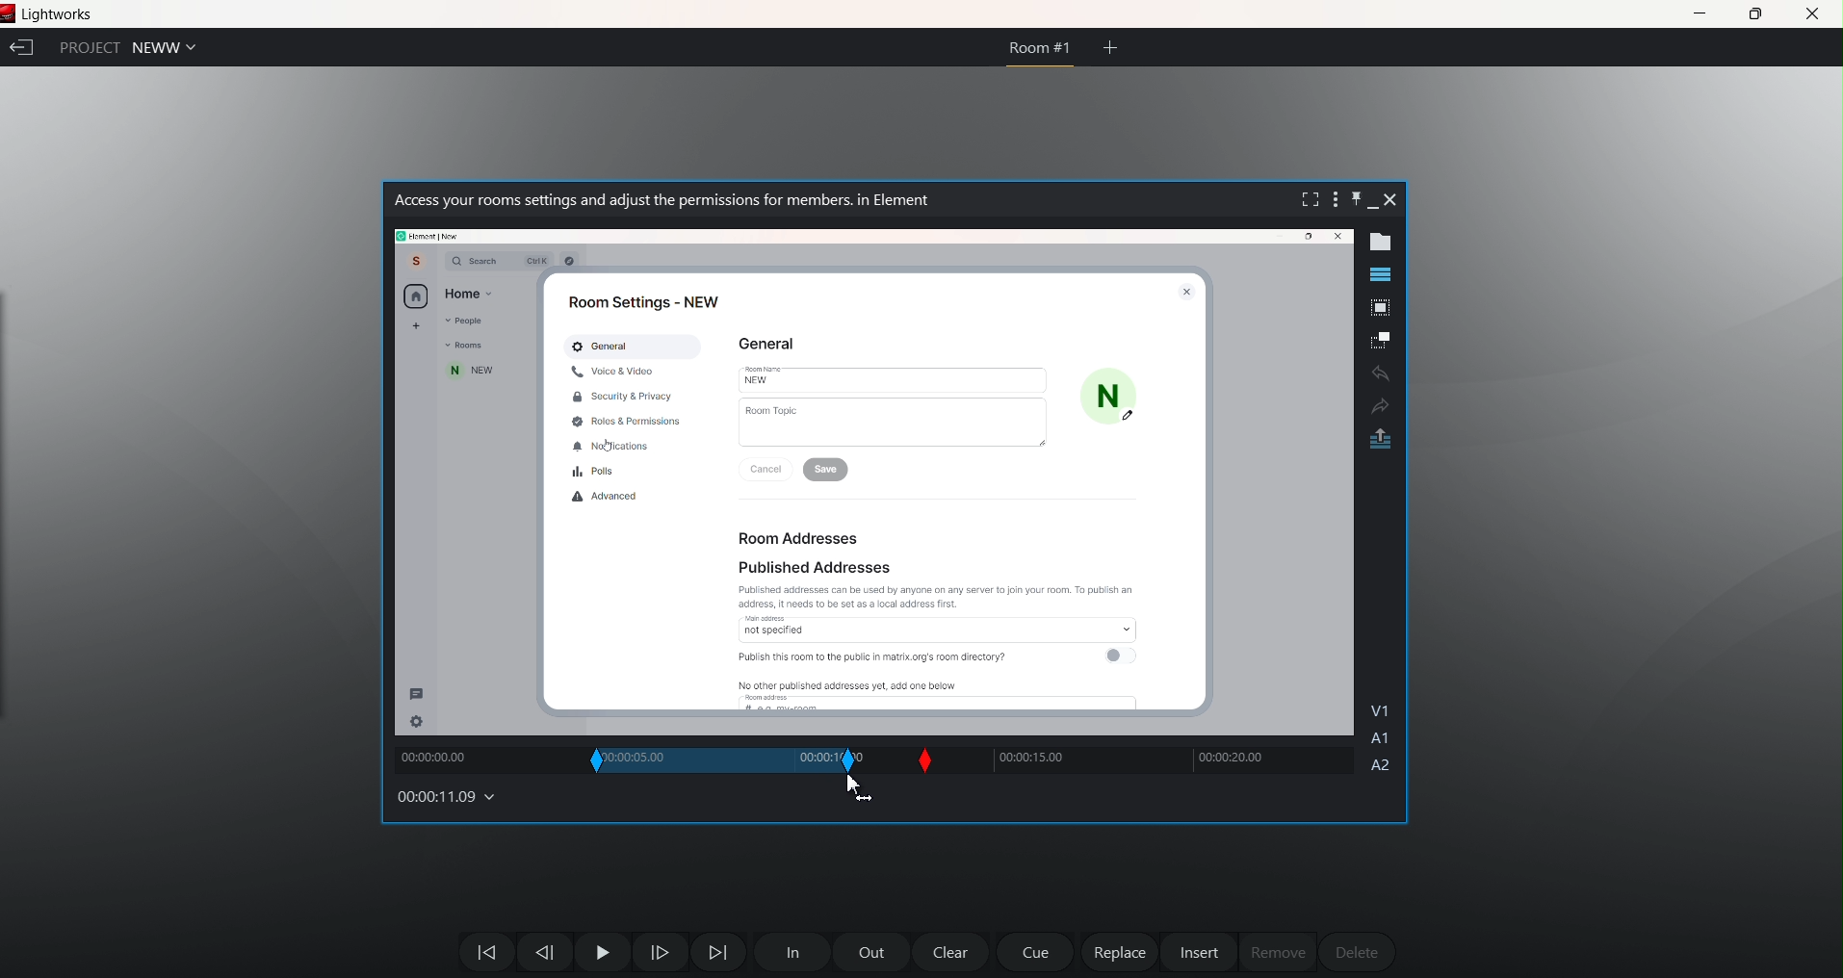 This screenshot has height=978, width=1843. Describe the element at coordinates (1324, 200) in the screenshot. I see `show setting menu` at that location.